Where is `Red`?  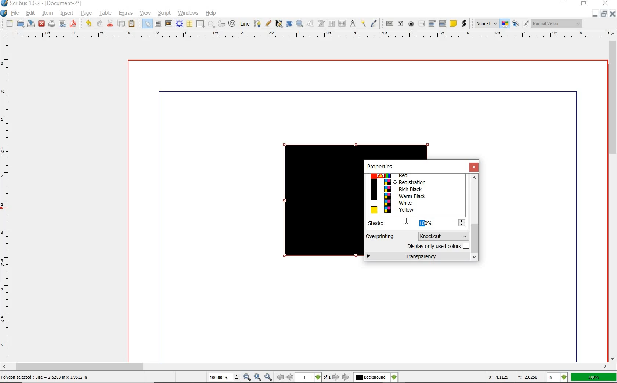
Red is located at coordinates (414, 176).